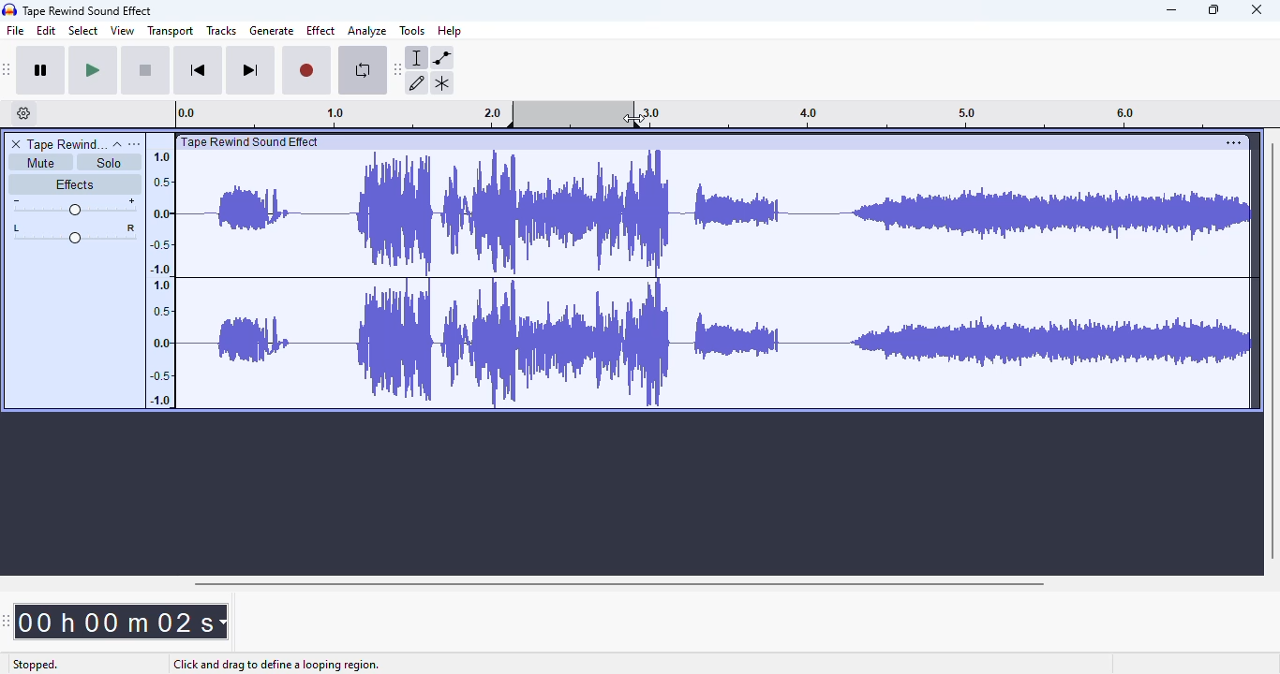 The image size is (1280, 674). I want to click on pause, so click(43, 70).